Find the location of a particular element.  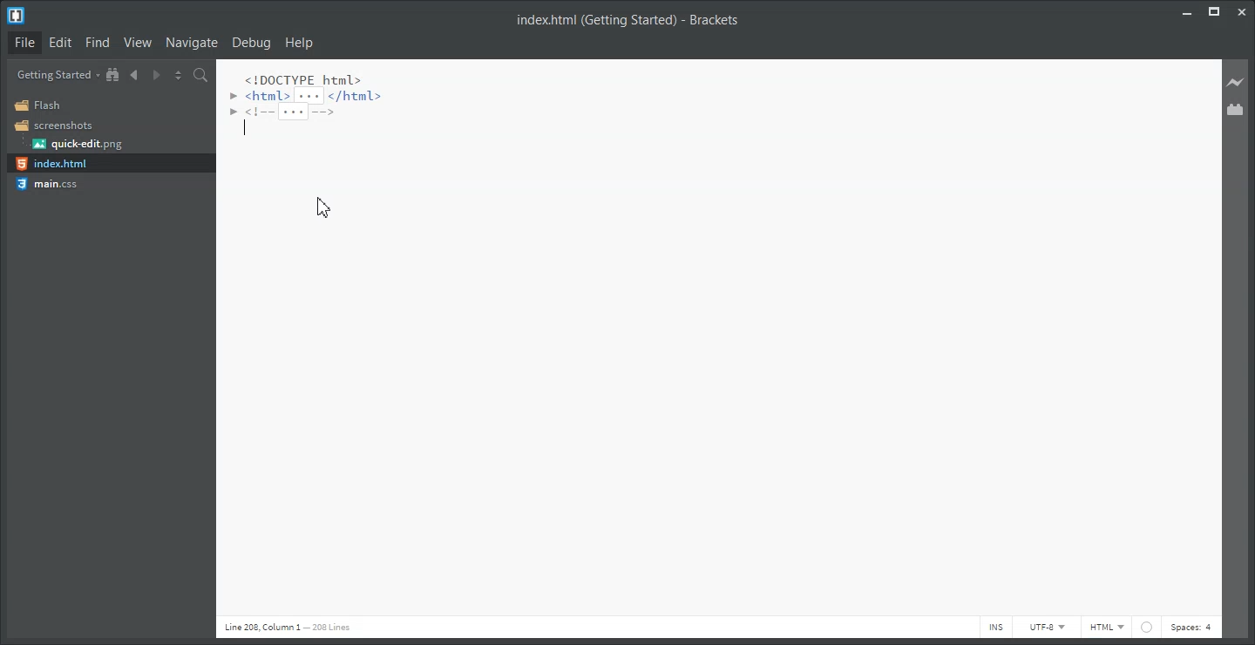

Live preview is located at coordinates (1235, 81).